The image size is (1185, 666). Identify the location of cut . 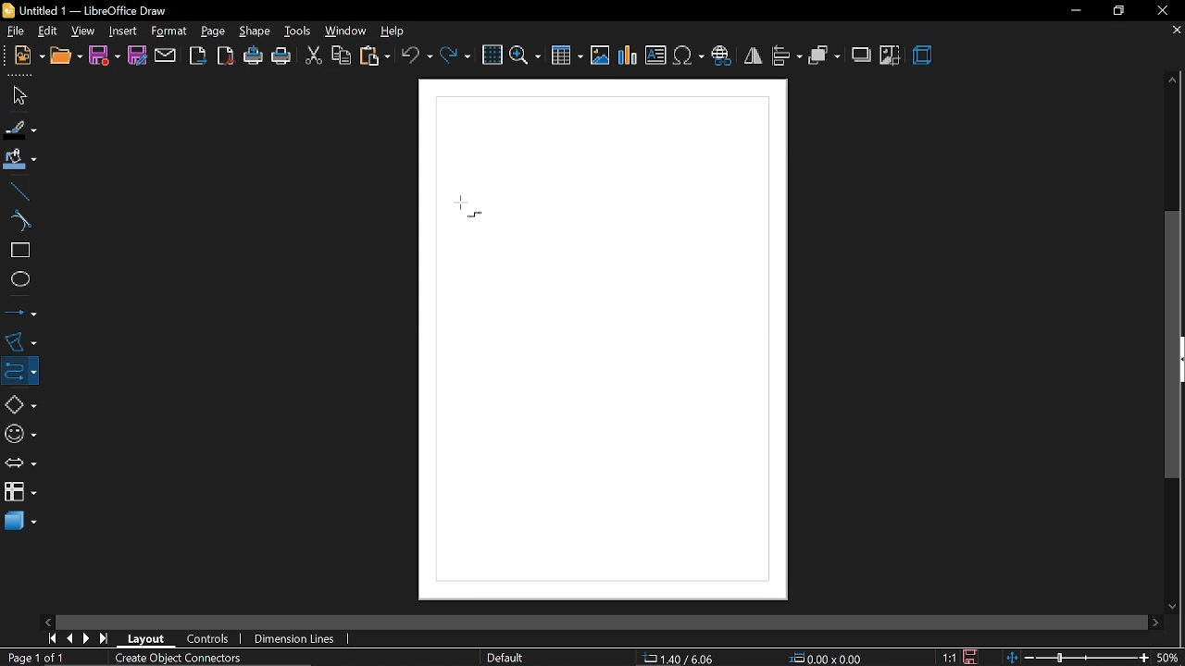
(312, 57).